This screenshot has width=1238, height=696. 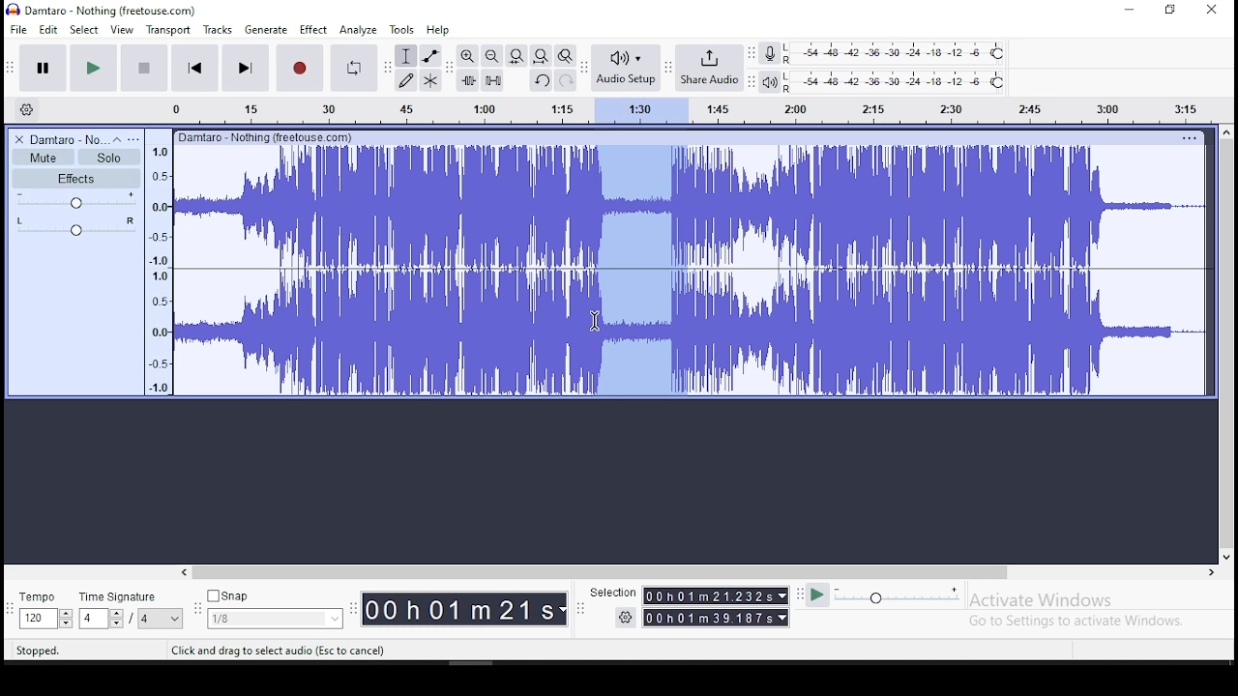 What do you see at coordinates (407, 56) in the screenshot?
I see `selection tool` at bounding box center [407, 56].